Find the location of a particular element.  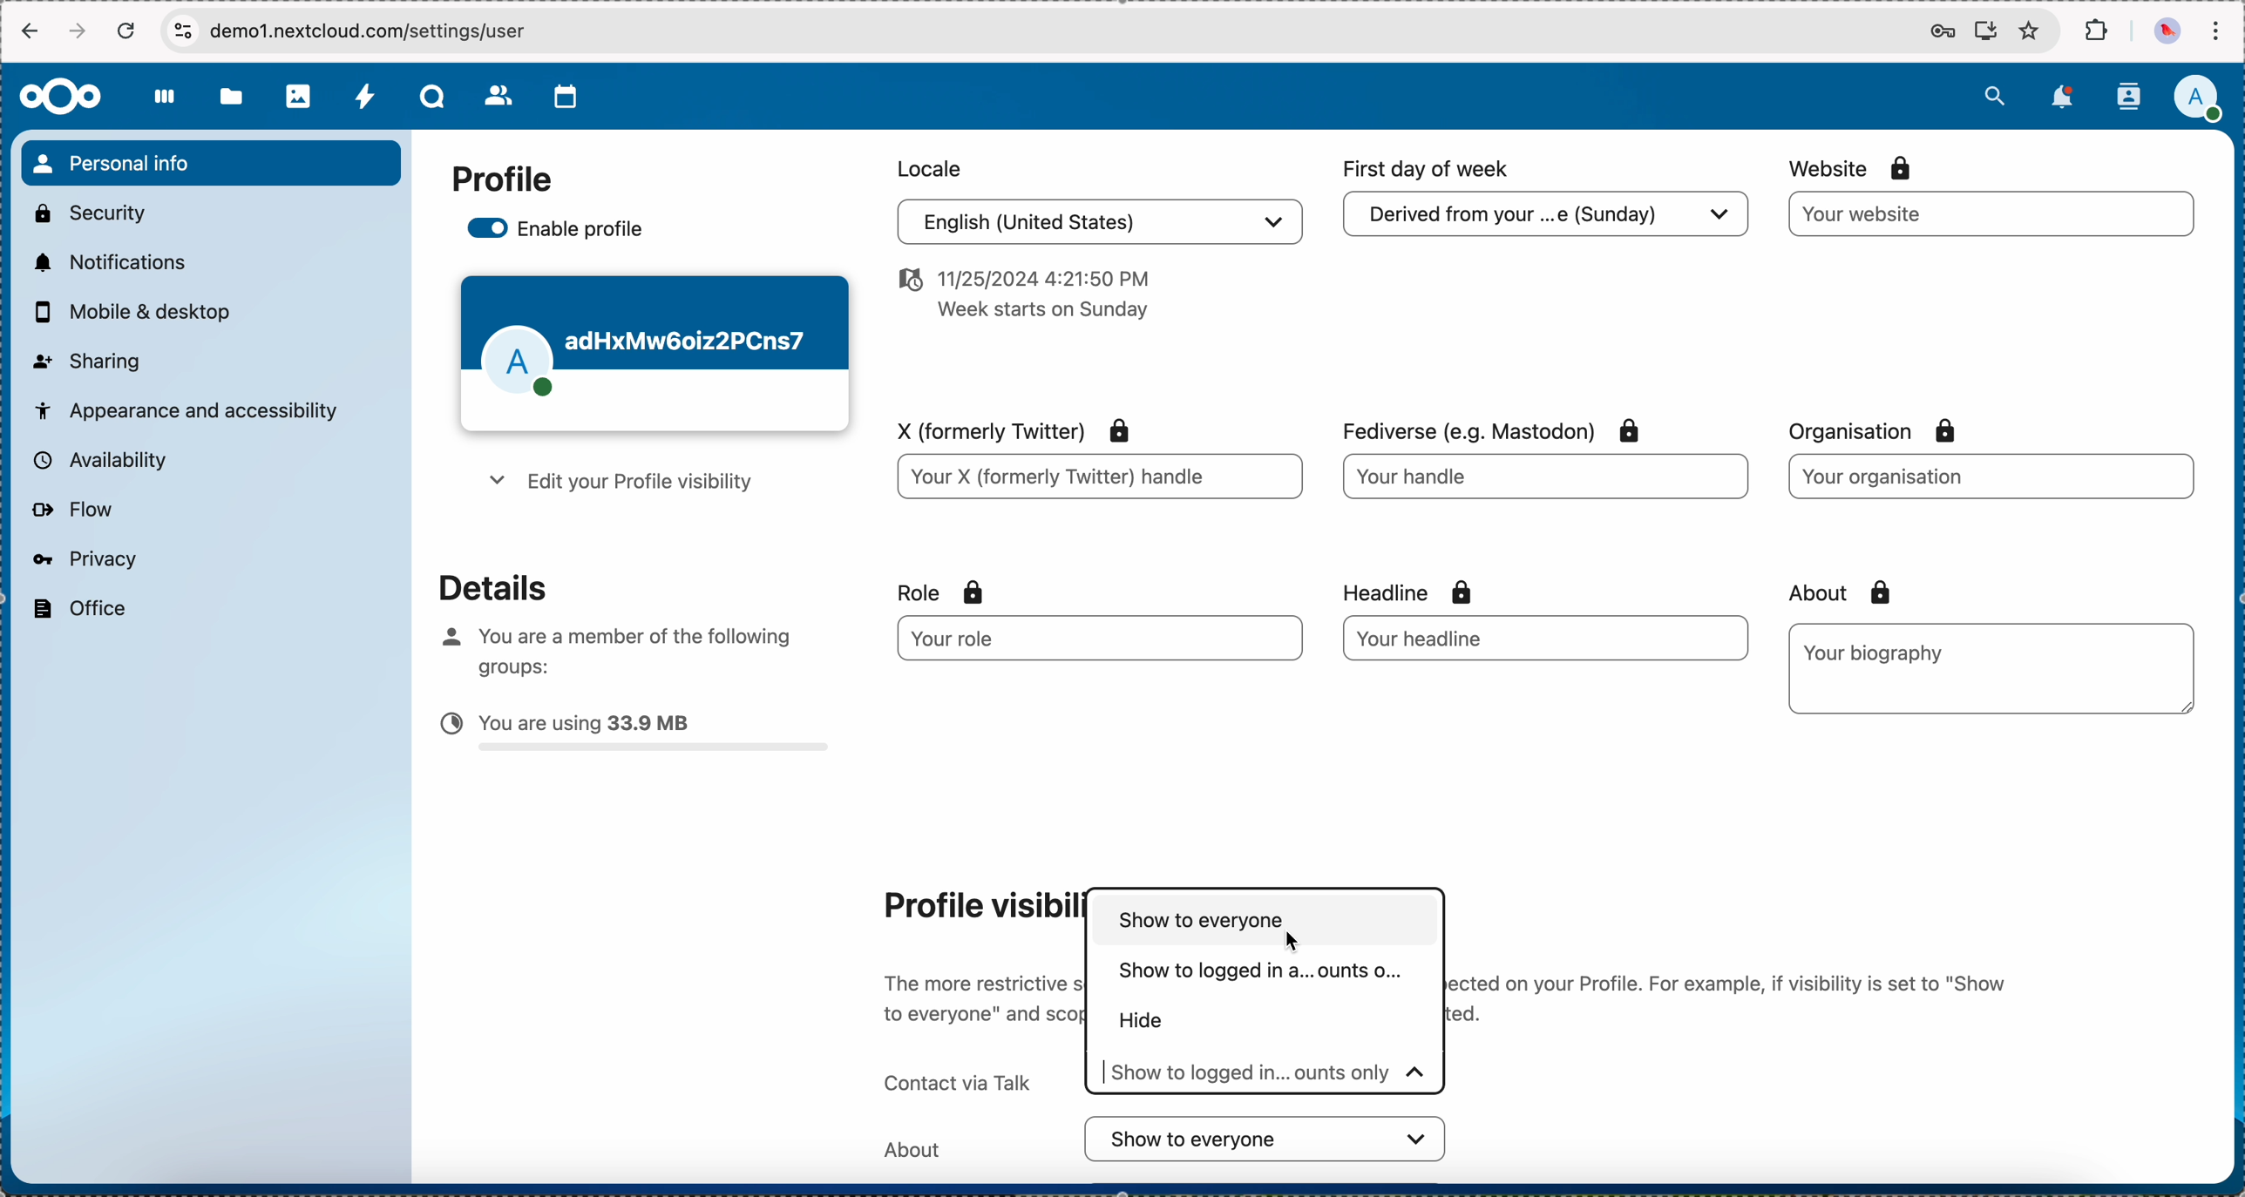

date and hour is located at coordinates (1020, 300).